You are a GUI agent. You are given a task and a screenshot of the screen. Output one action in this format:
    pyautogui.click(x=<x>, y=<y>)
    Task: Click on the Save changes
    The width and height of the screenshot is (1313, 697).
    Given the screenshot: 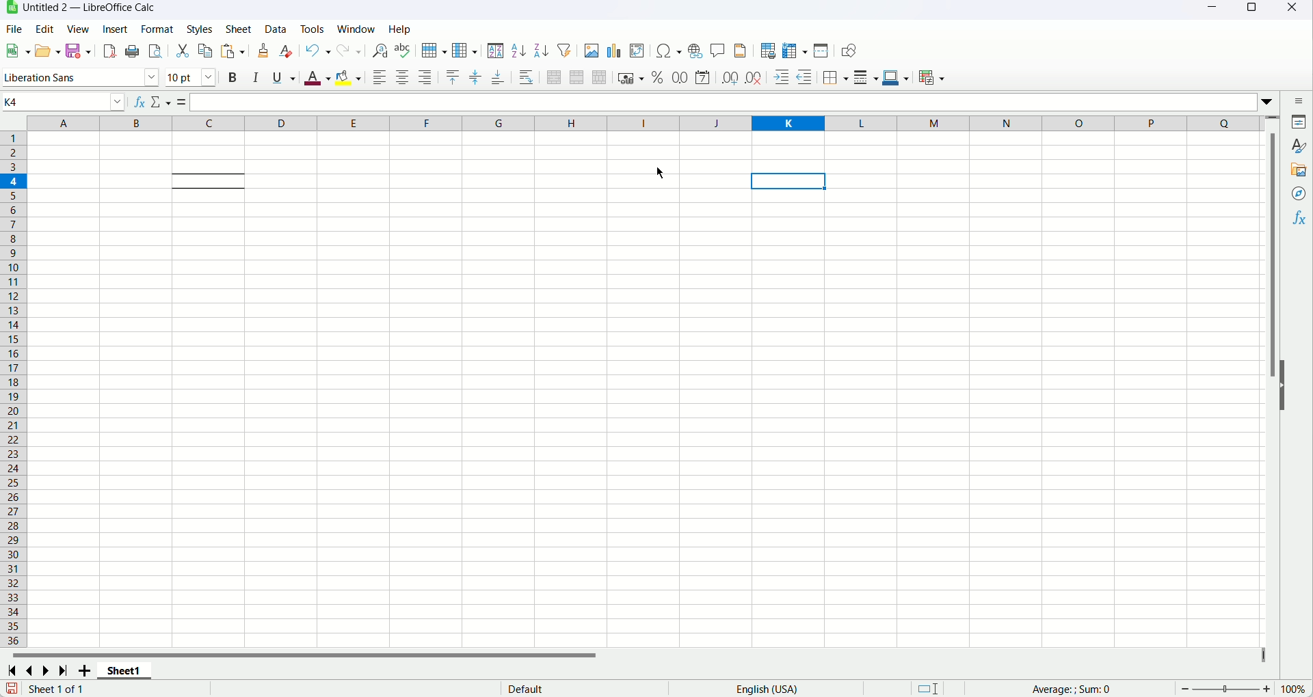 What is the action you would take?
    pyautogui.click(x=10, y=687)
    